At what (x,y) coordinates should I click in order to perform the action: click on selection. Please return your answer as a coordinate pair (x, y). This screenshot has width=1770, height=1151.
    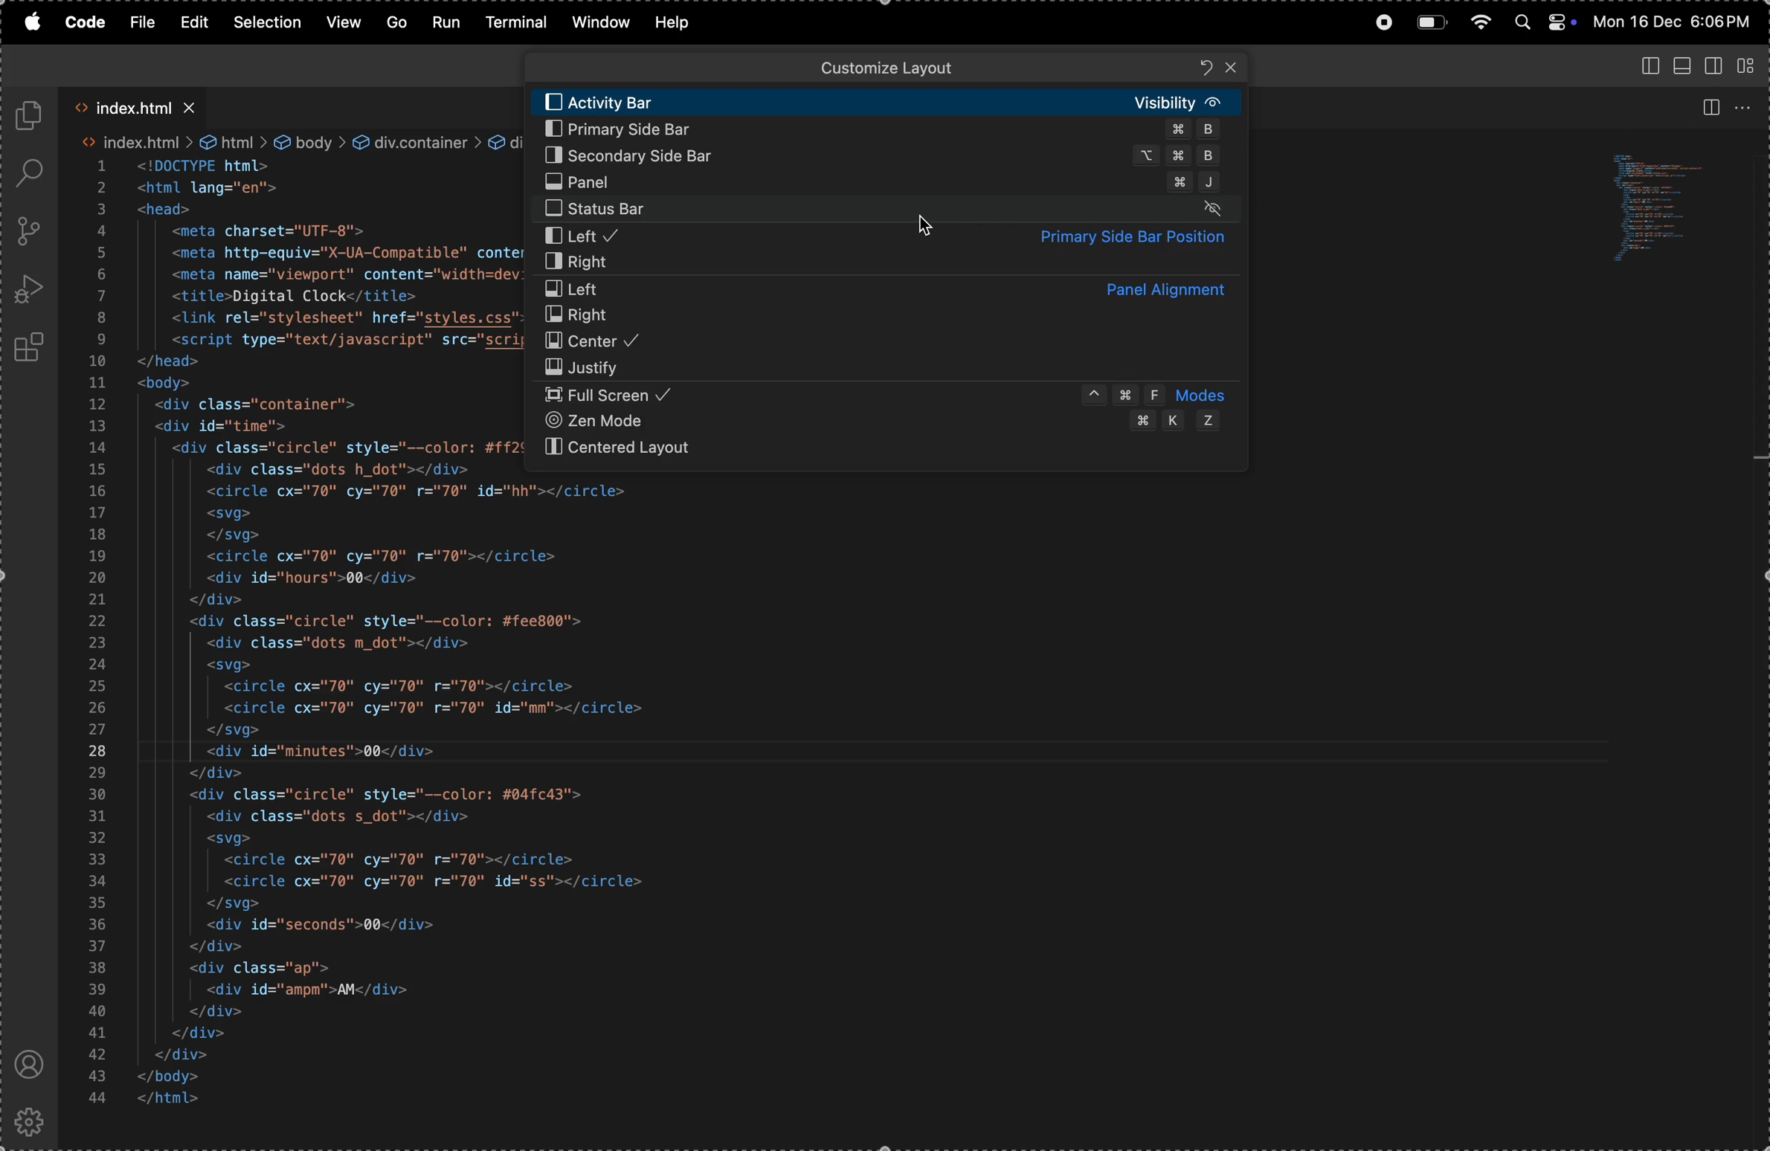
    Looking at the image, I should click on (266, 22).